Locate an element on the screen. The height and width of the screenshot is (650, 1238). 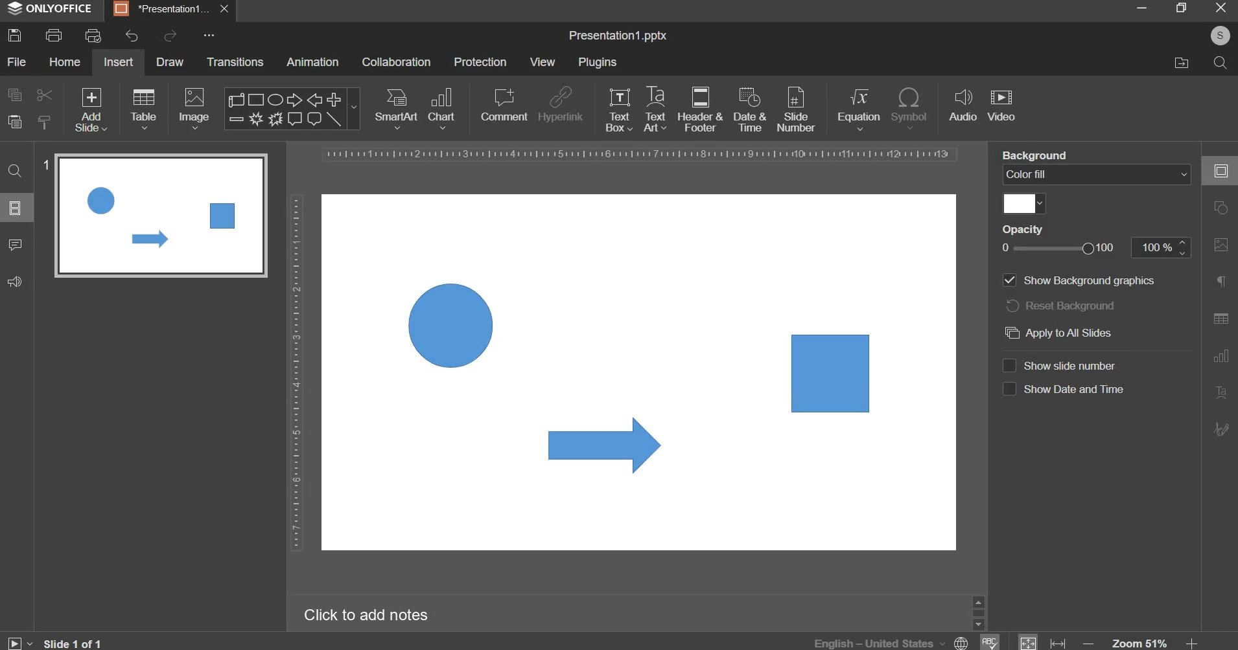
copy style is located at coordinates (45, 122).